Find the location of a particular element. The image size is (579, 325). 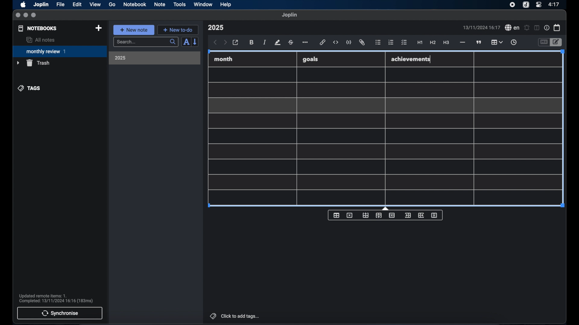

back is located at coordinates (215, 42).